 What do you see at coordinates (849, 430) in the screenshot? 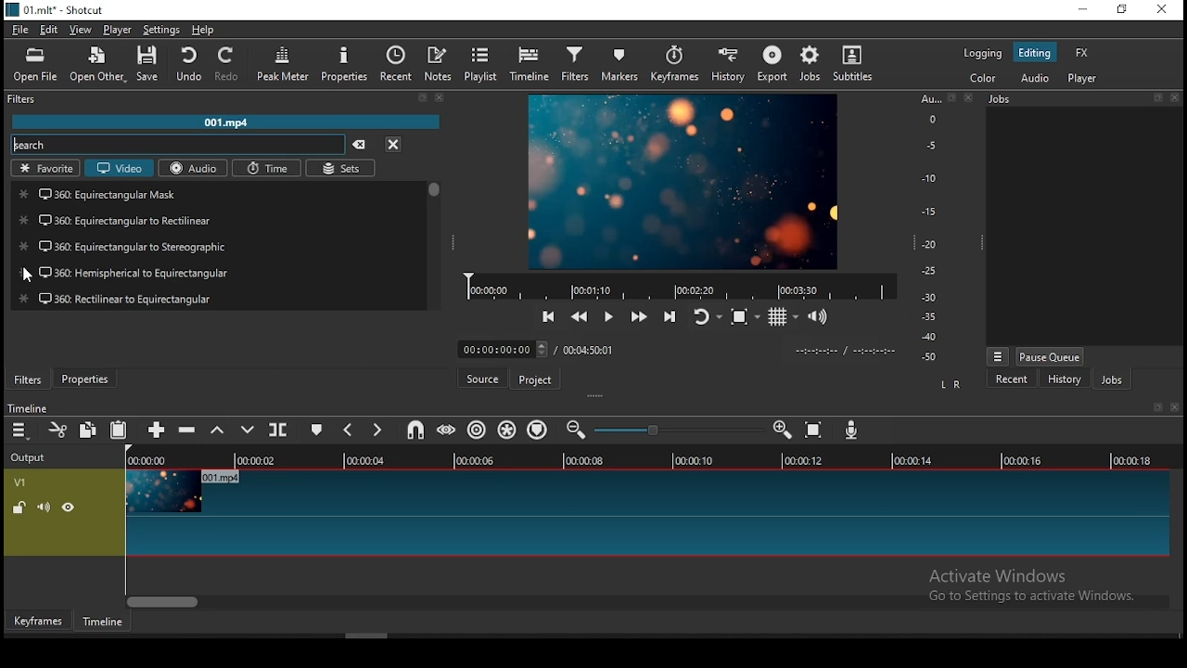
I see `record audio` at bounding box center [849, 430].